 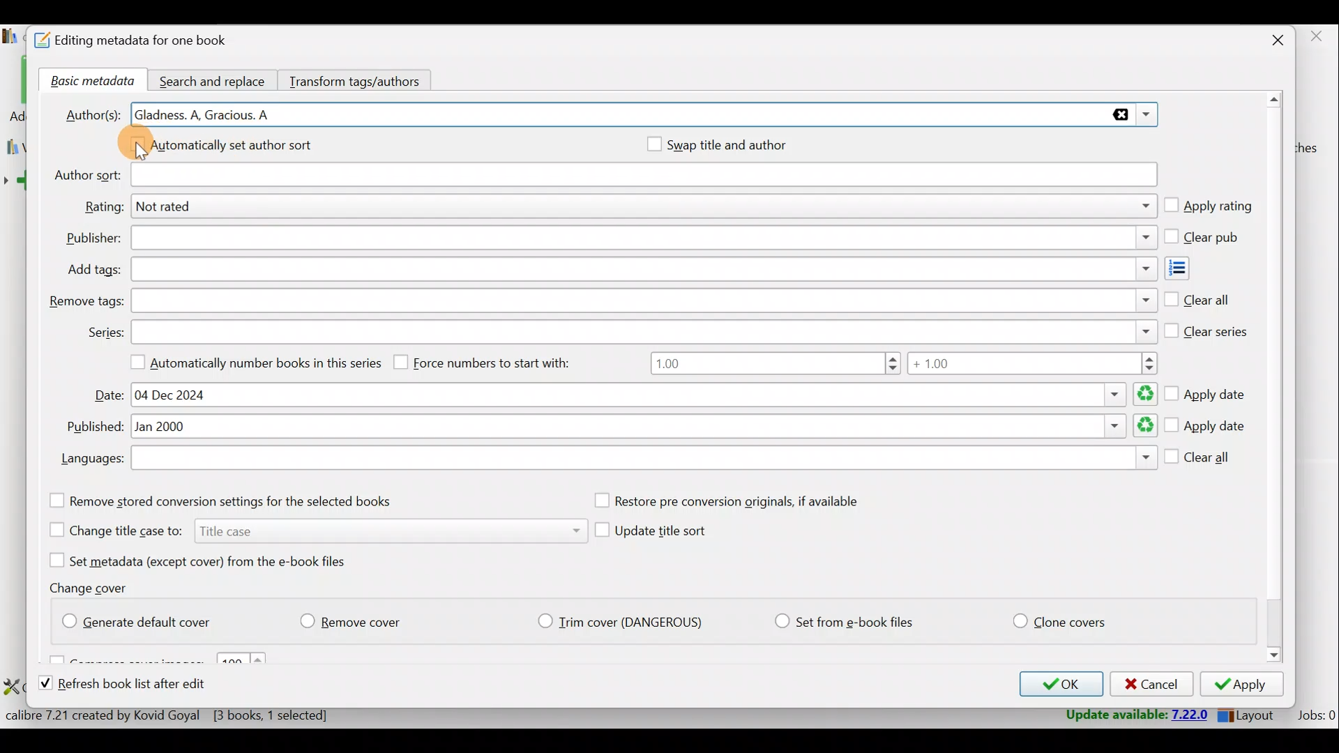 What do you see at coordinates (743, 144) in the screenshot?
I see `Swap title and author` at bounding box center [743, 144].